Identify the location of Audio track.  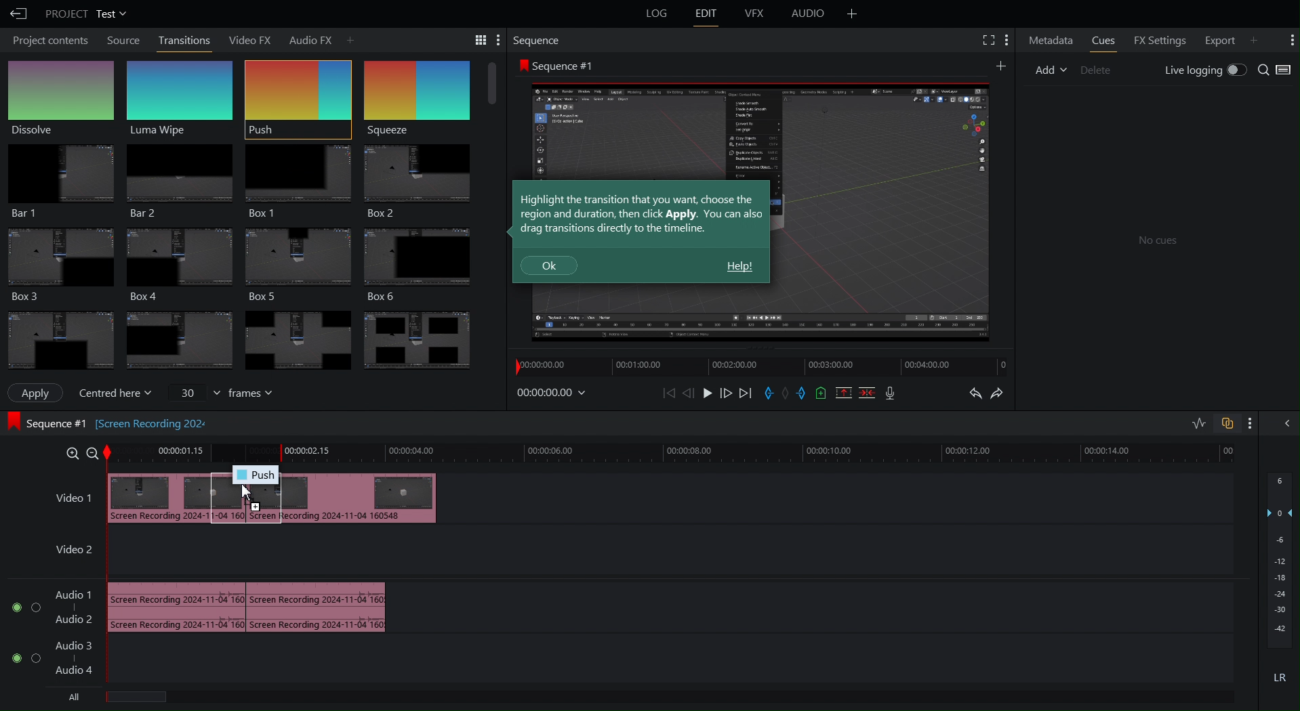
(247, 605).